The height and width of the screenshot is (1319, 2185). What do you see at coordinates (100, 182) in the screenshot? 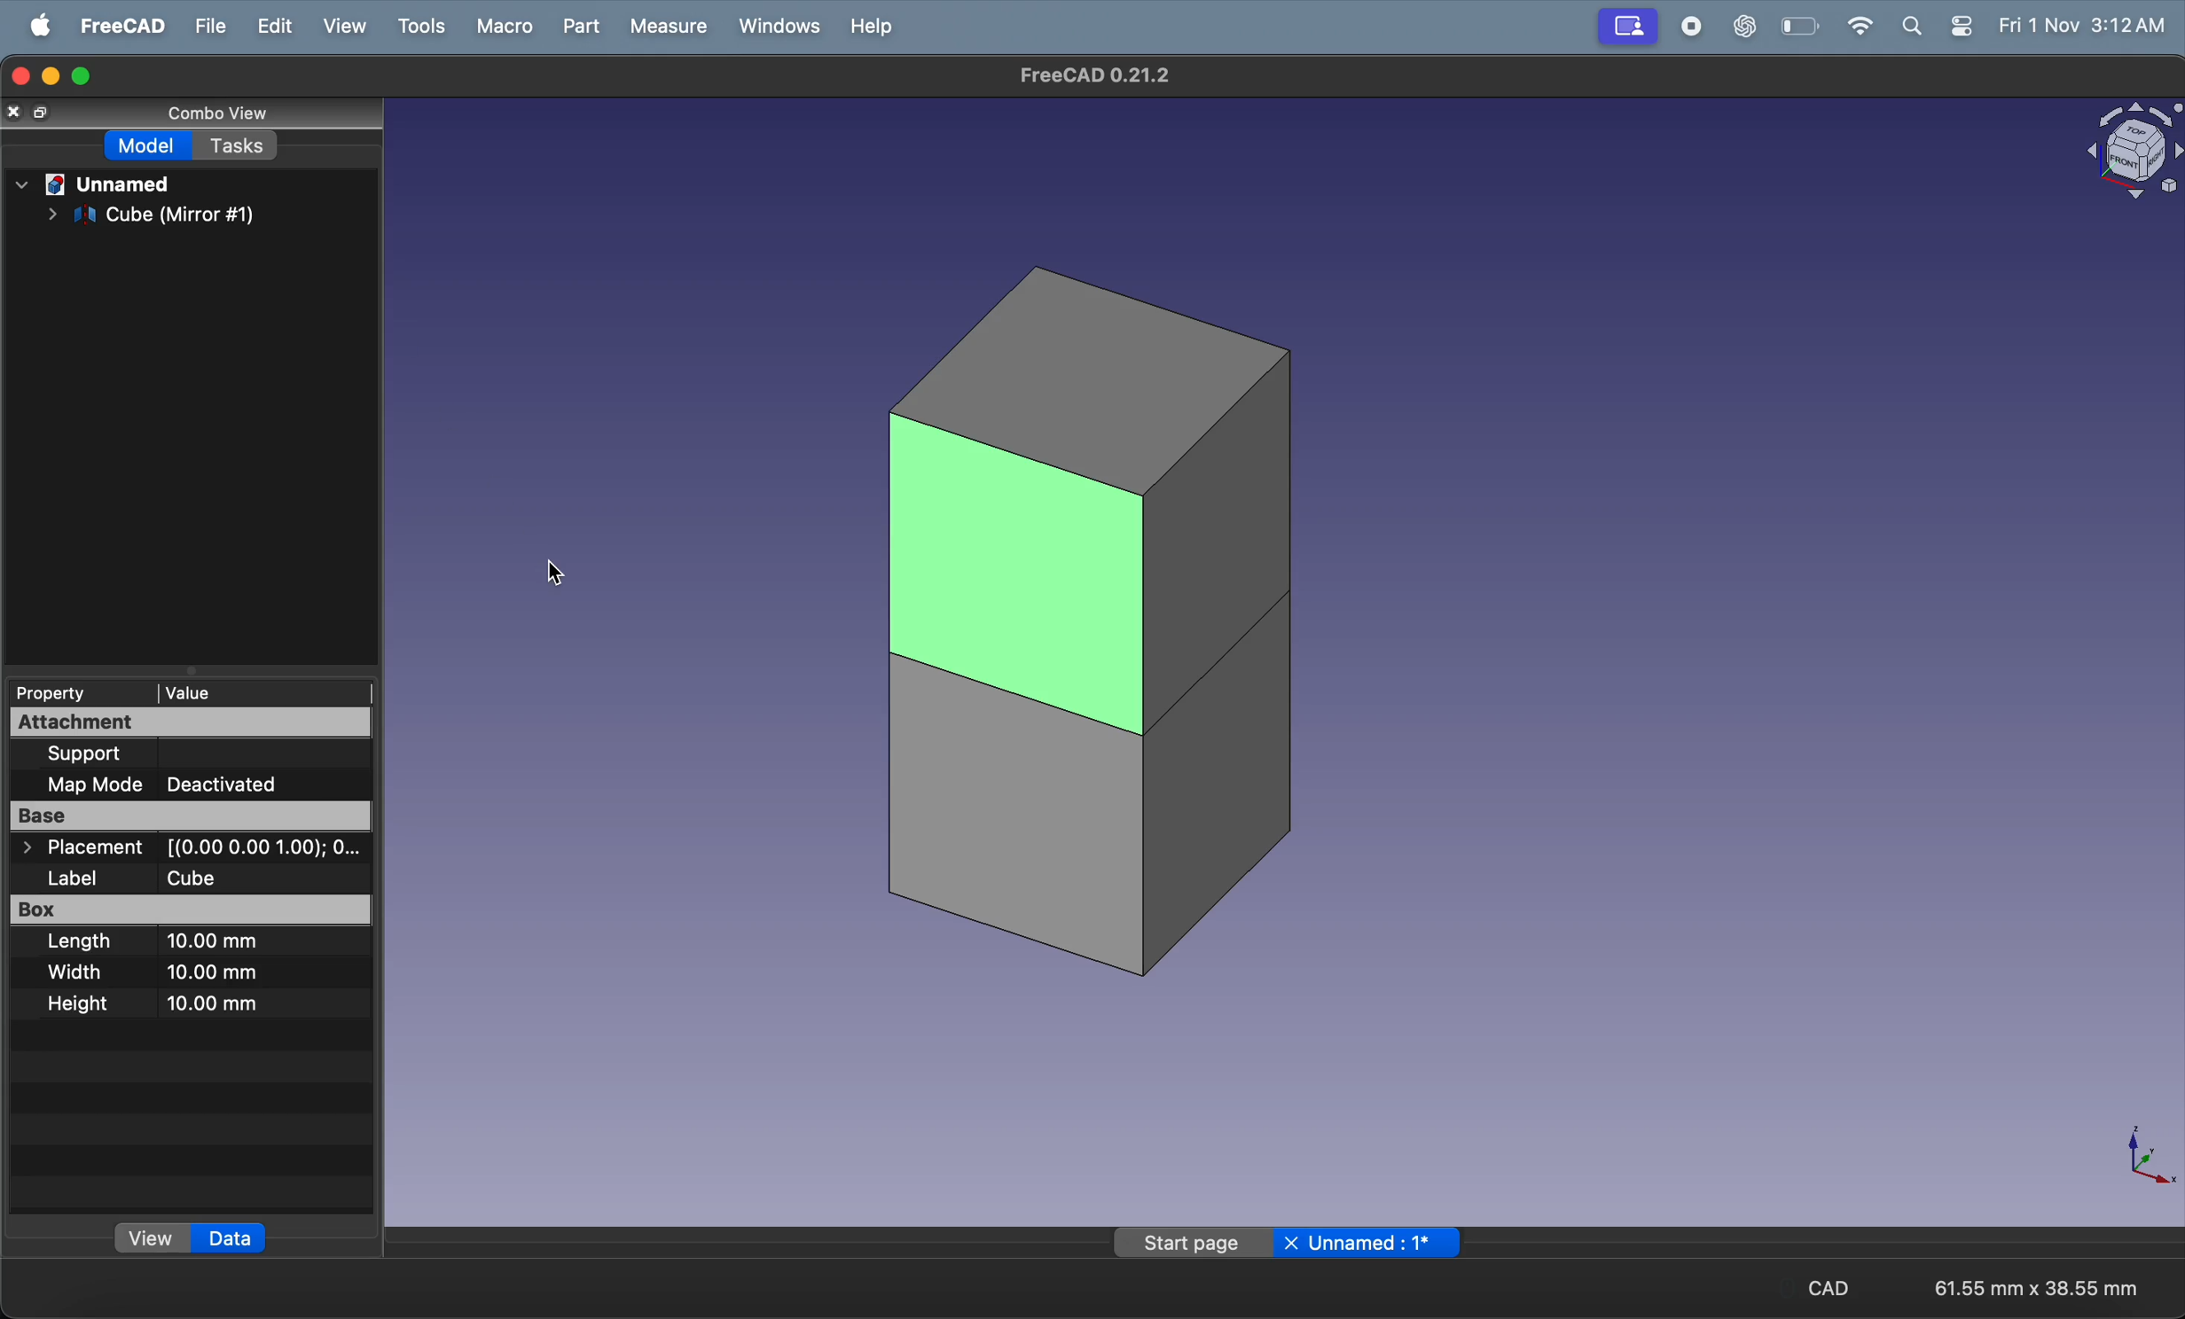
I see `unnamed` at bounding box center [100, 182].